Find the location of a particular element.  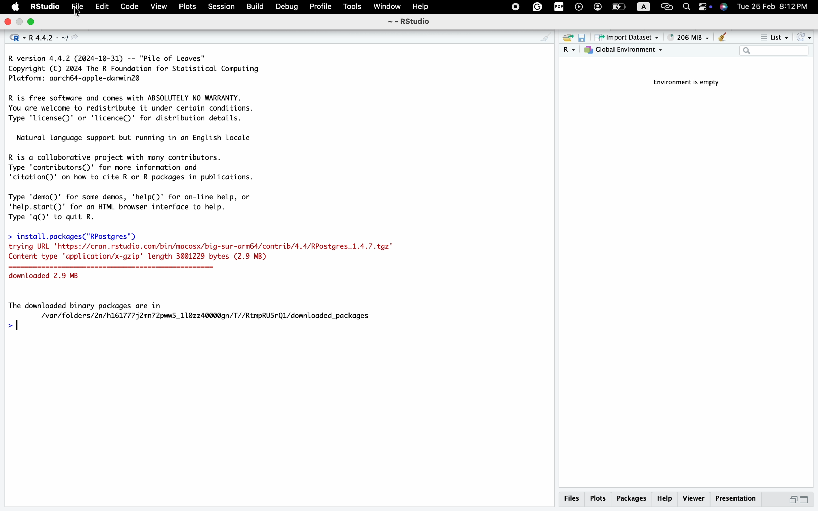

close is located at coordinates (8, 22).